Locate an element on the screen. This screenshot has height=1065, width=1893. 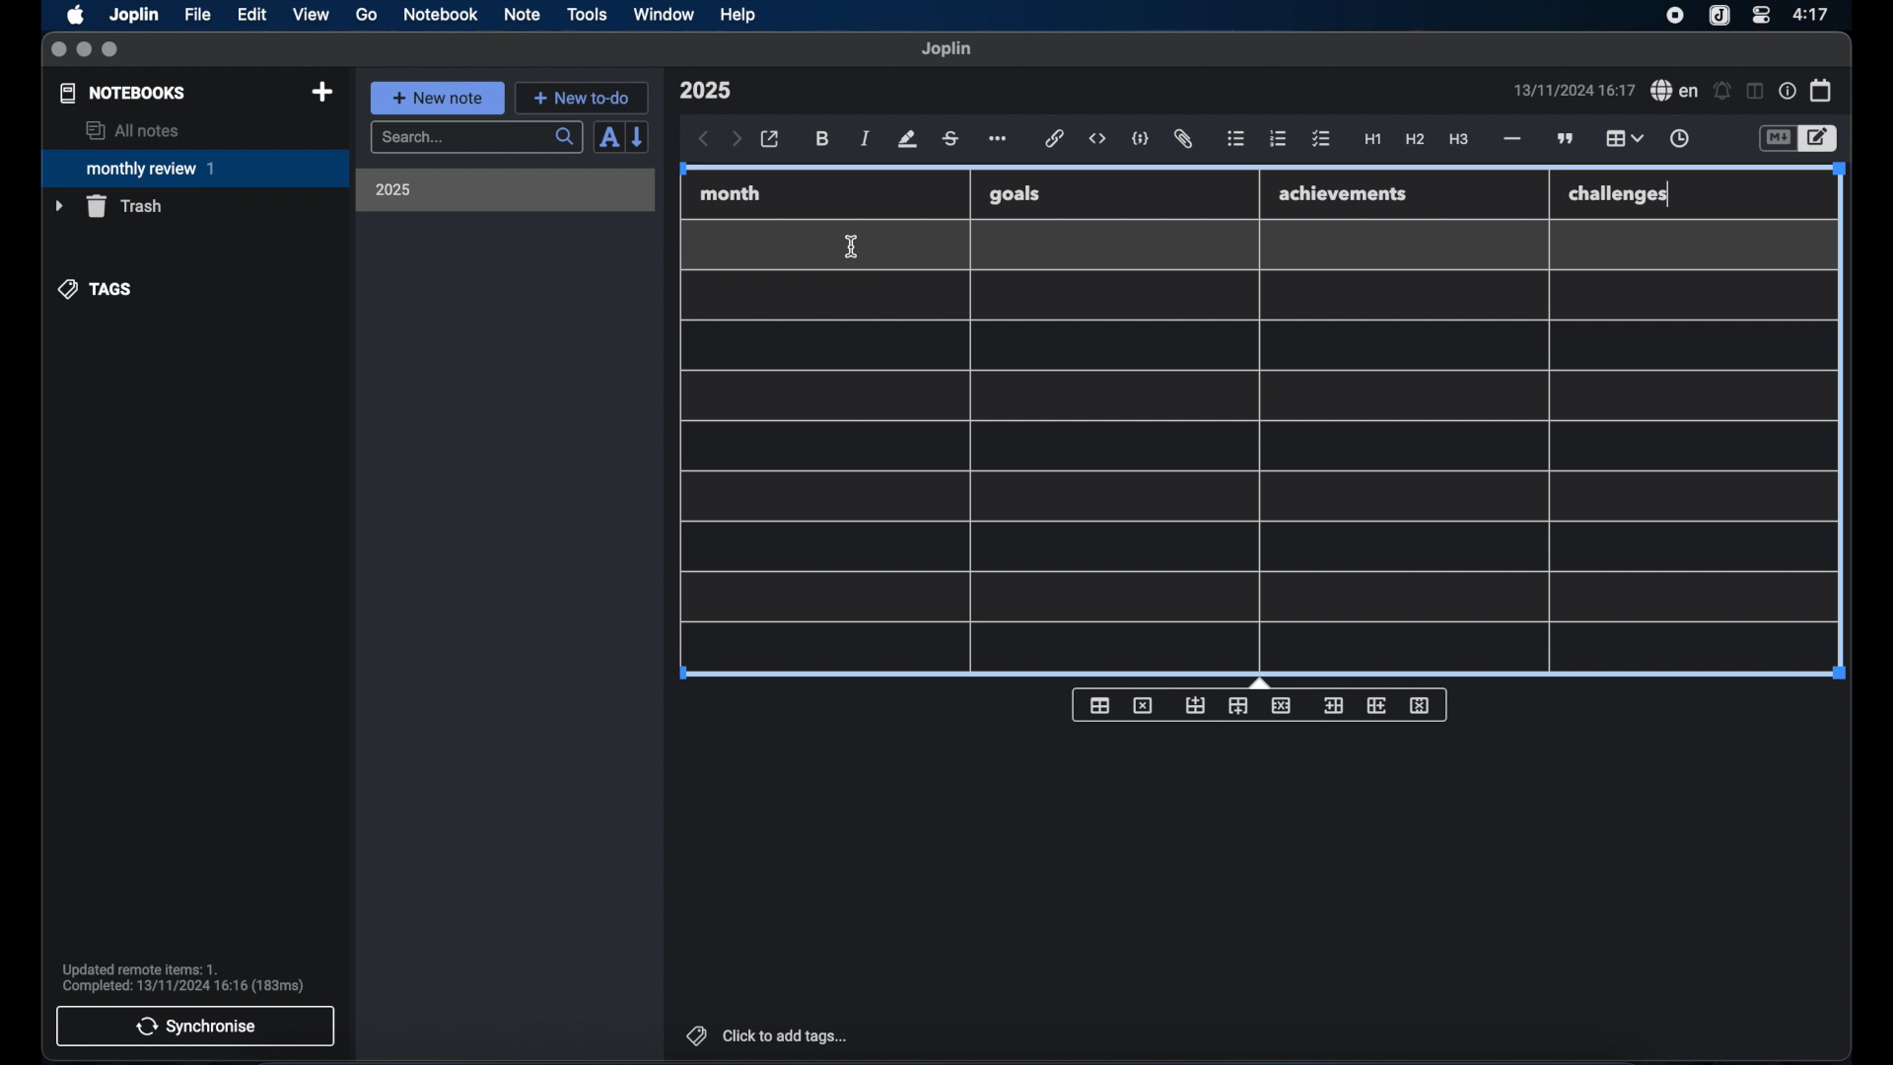
set alarm is located at coordinates (1722, 92).